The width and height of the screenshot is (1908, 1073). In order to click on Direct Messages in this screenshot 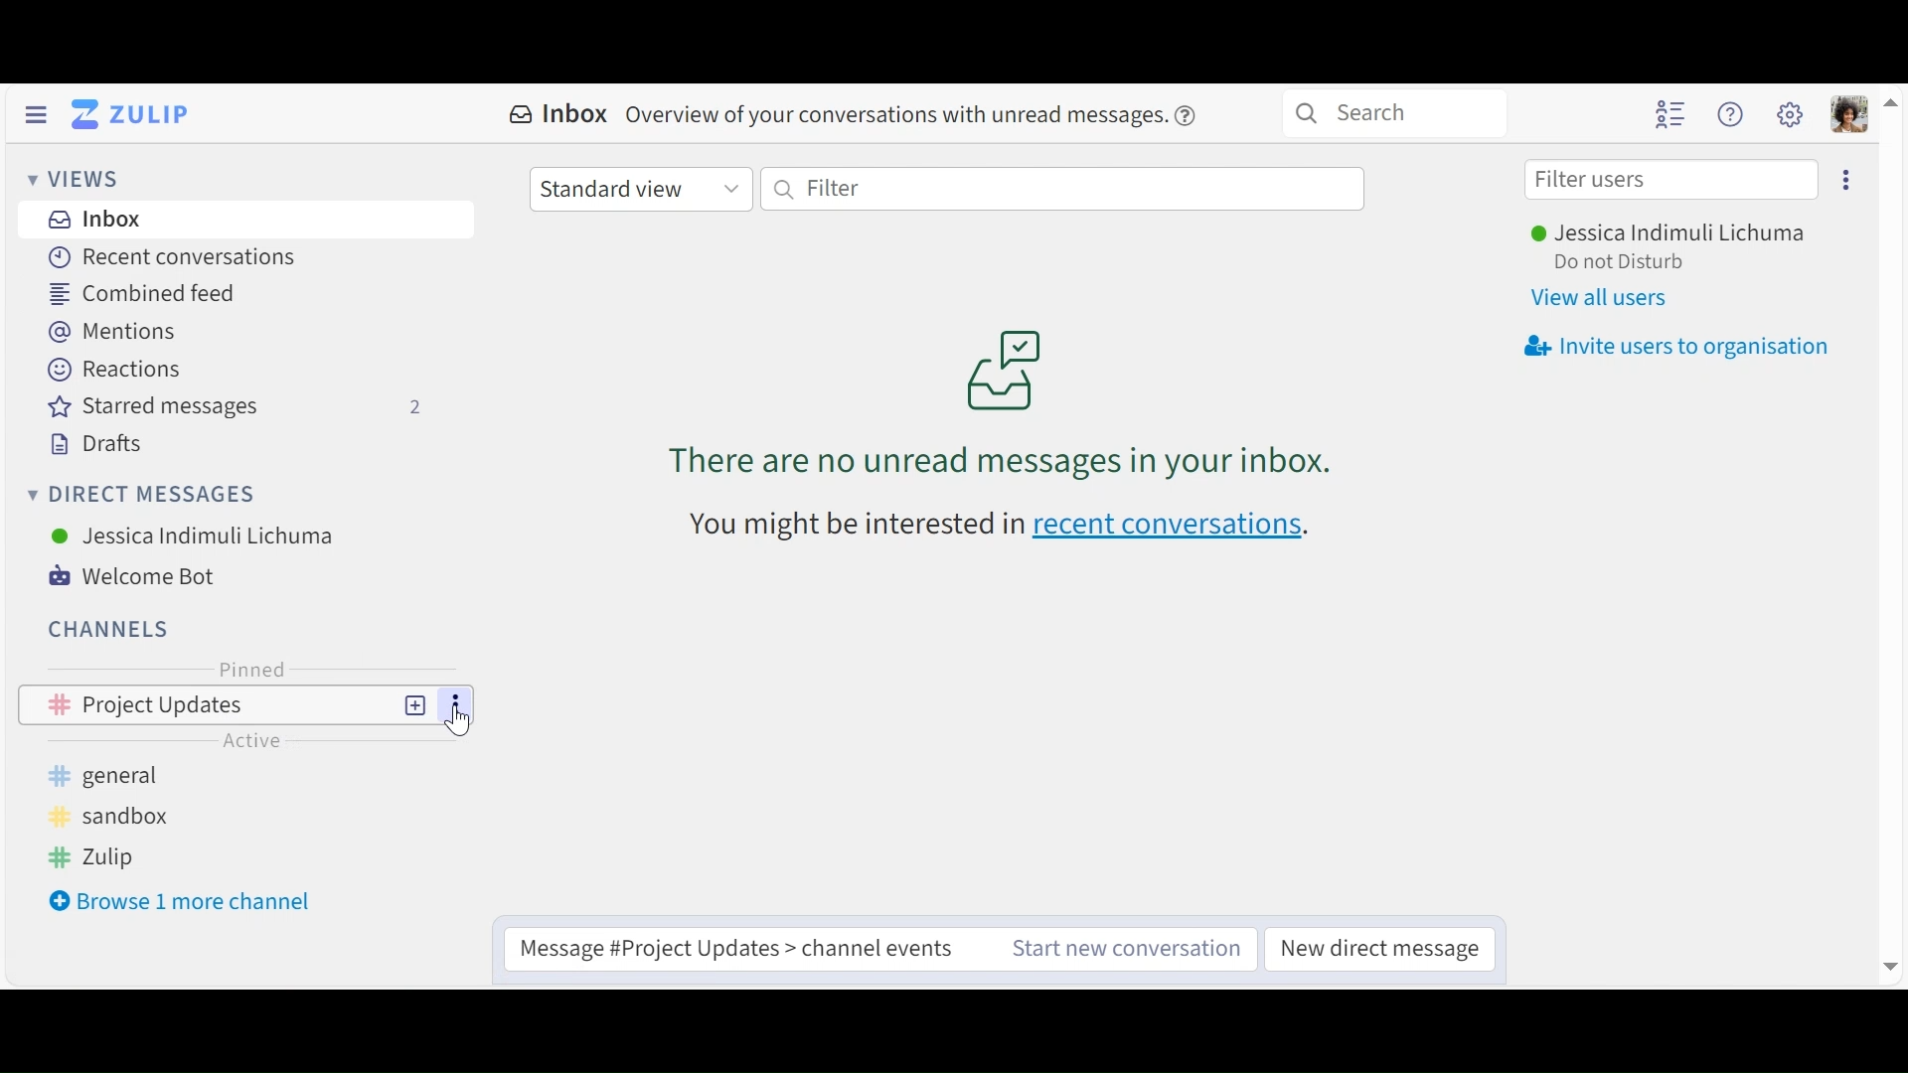, I will do `click(142, 496)`.